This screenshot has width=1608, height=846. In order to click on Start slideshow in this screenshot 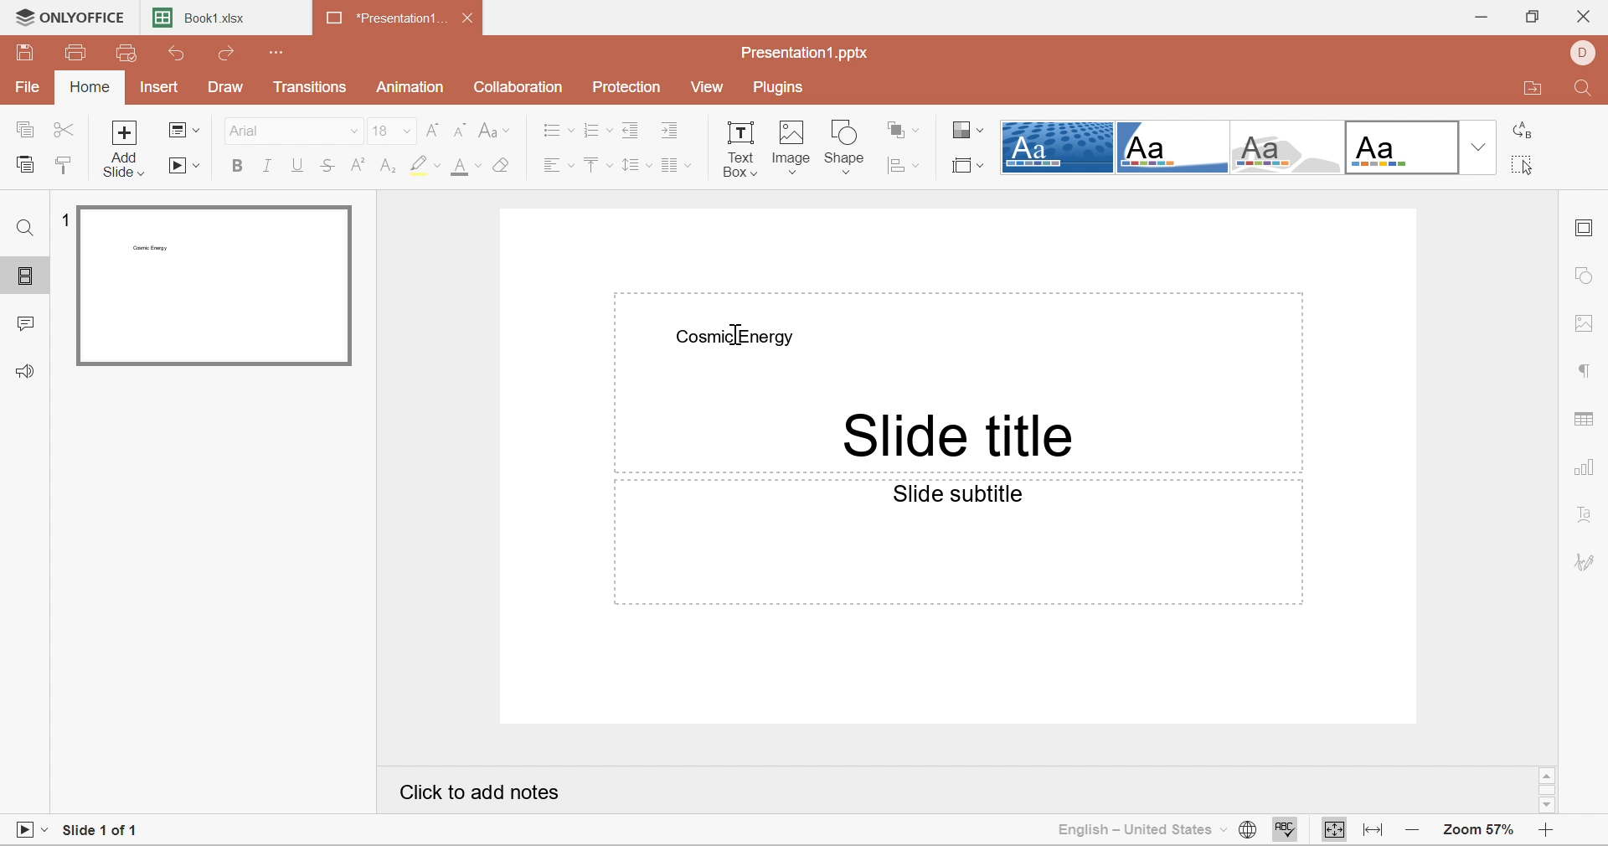, I will do `click(31, 828)`.